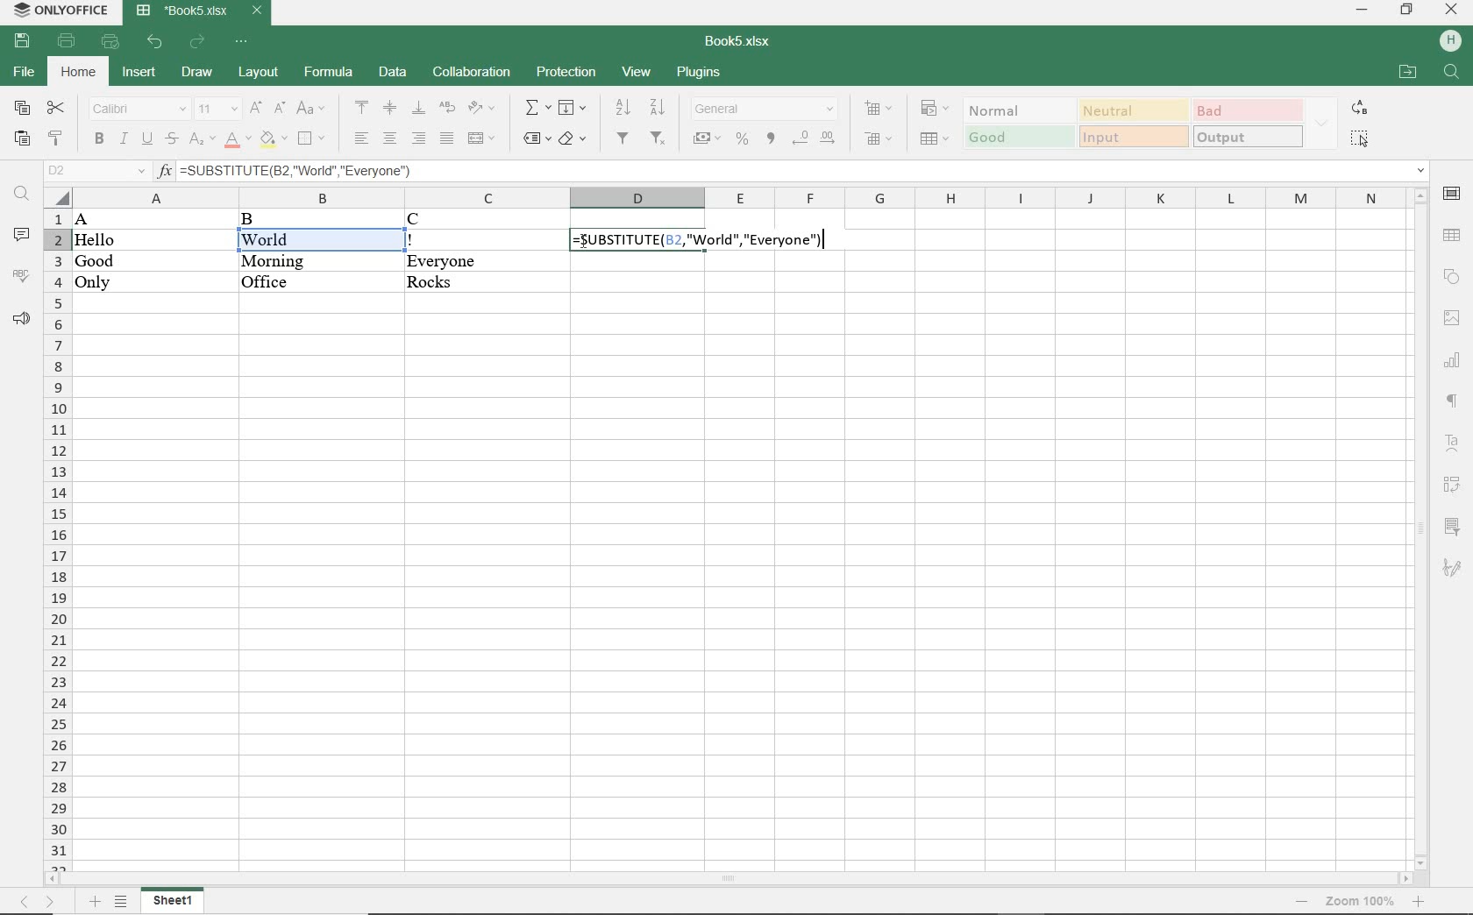  Describe the element at coordinates (363, 109) in the screenshot. I see `align top` at that location.